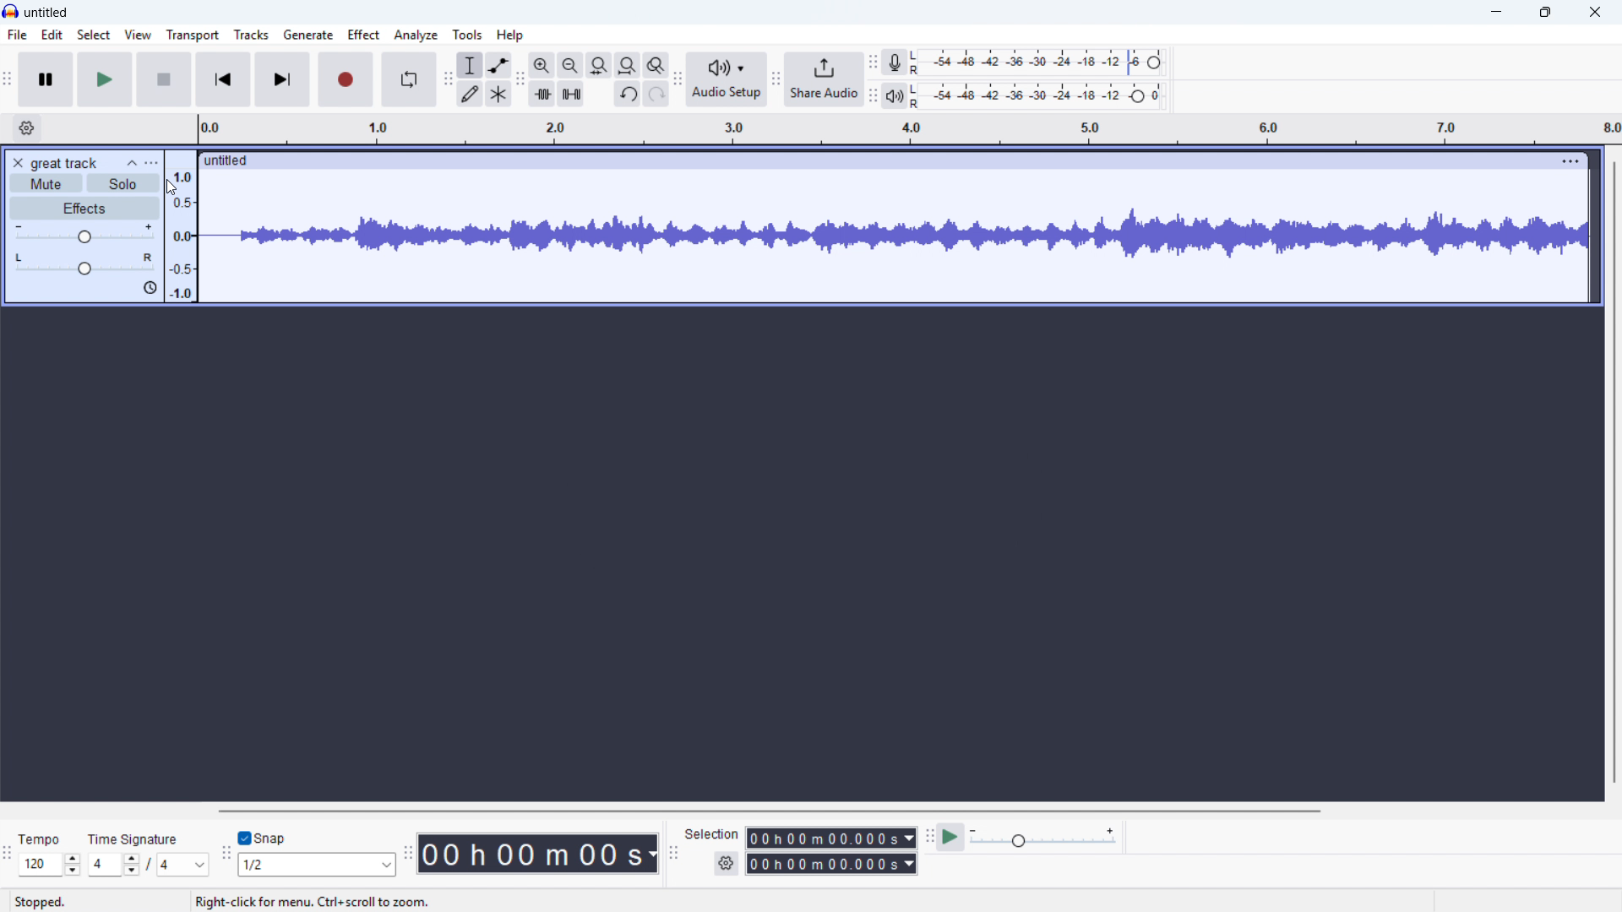 The height and width of the screenshot is (912, 1622). I want to click on Timeline settings , so click(26, 129).